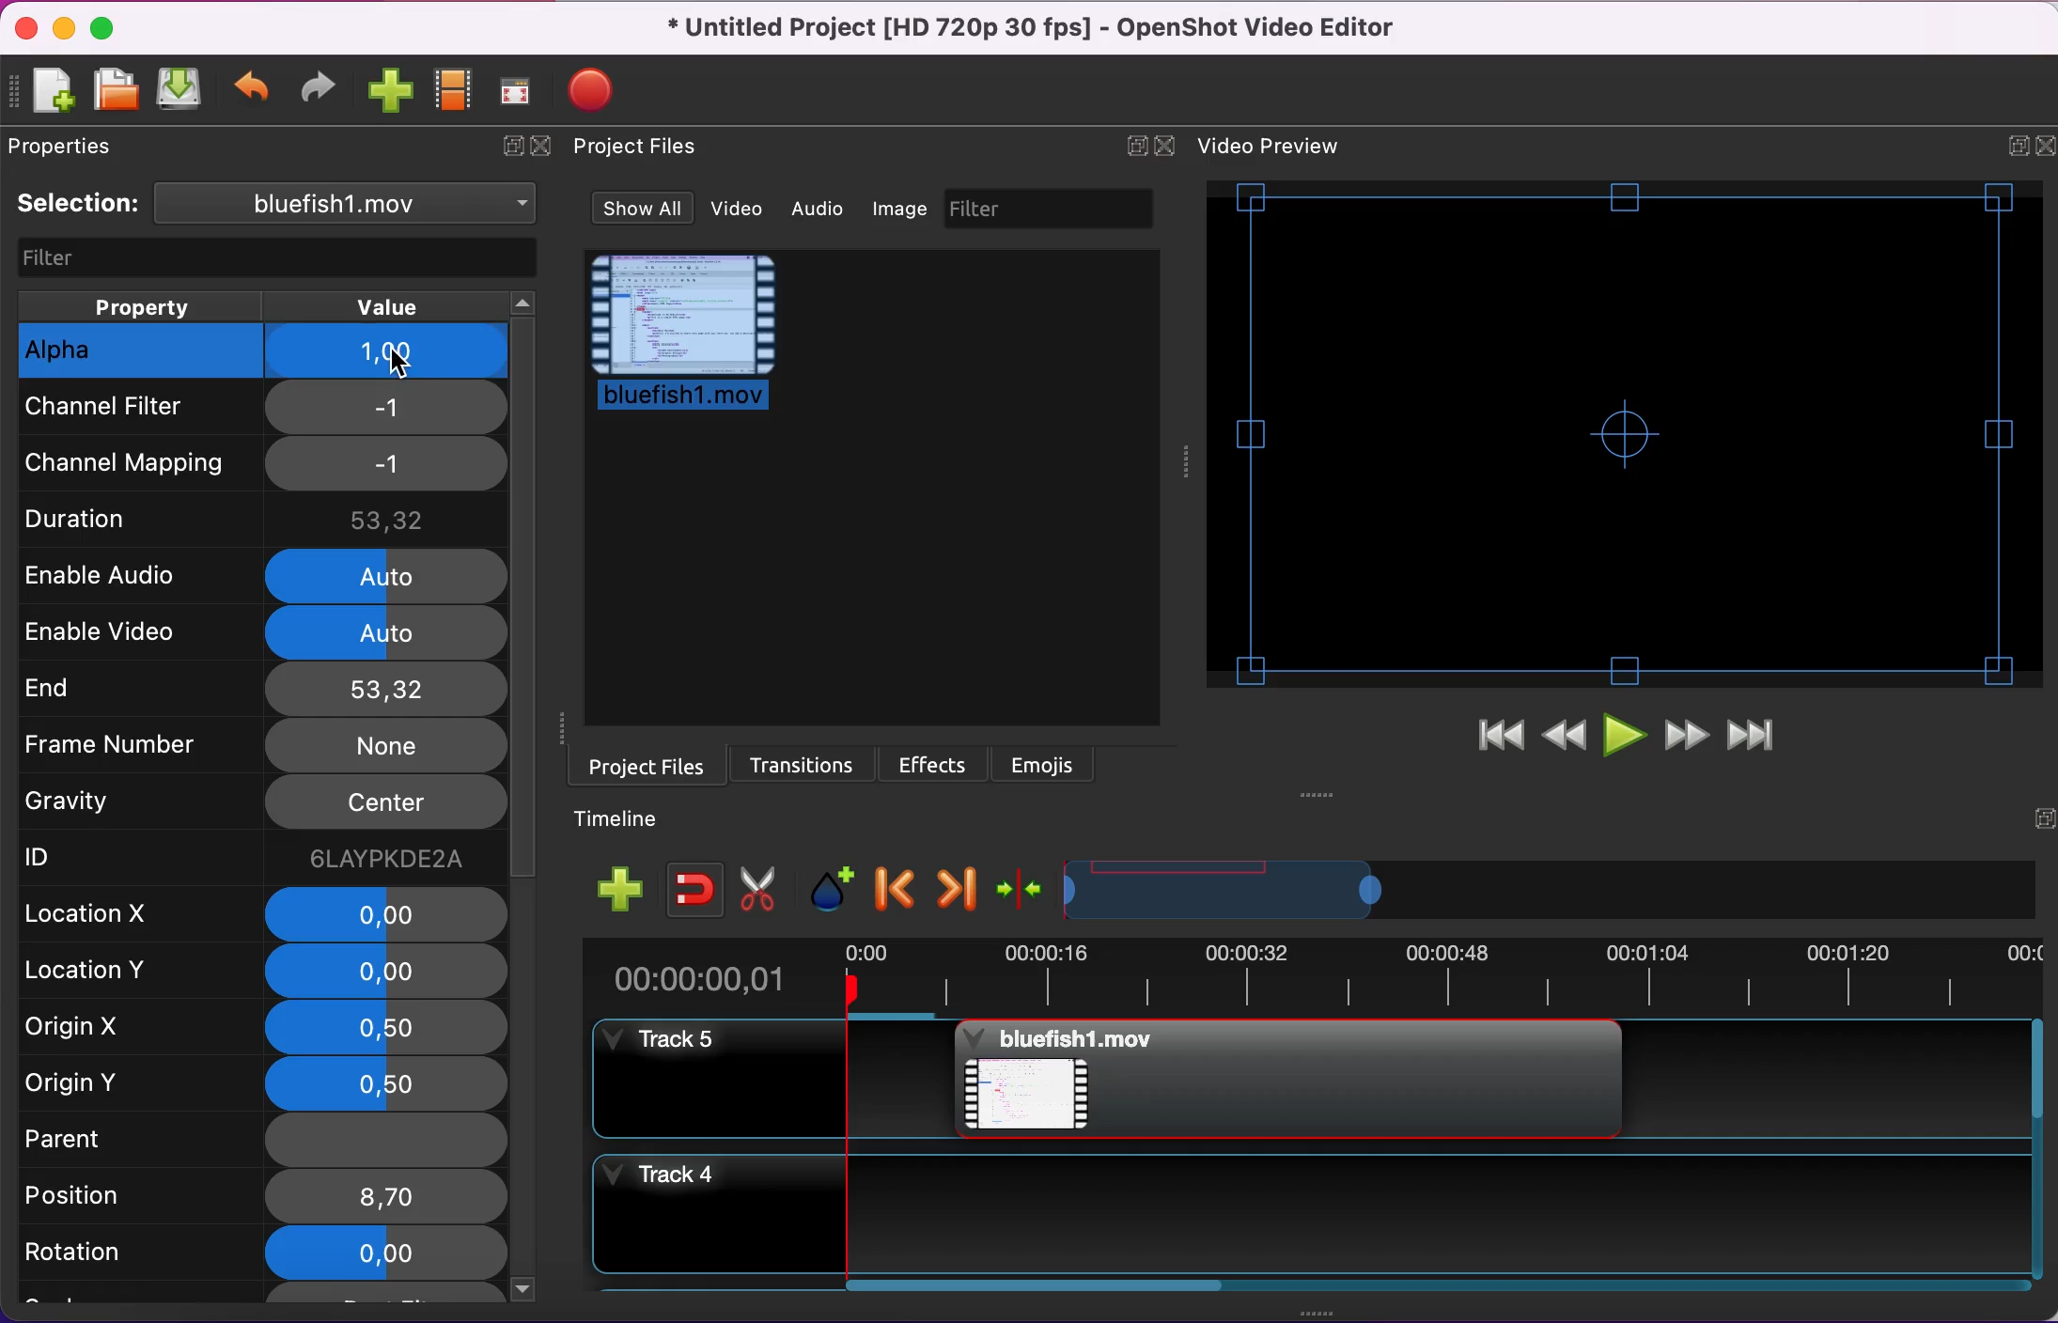 This screenshot has height=1323, width=2058. I want to click on close, so click(543, 146).